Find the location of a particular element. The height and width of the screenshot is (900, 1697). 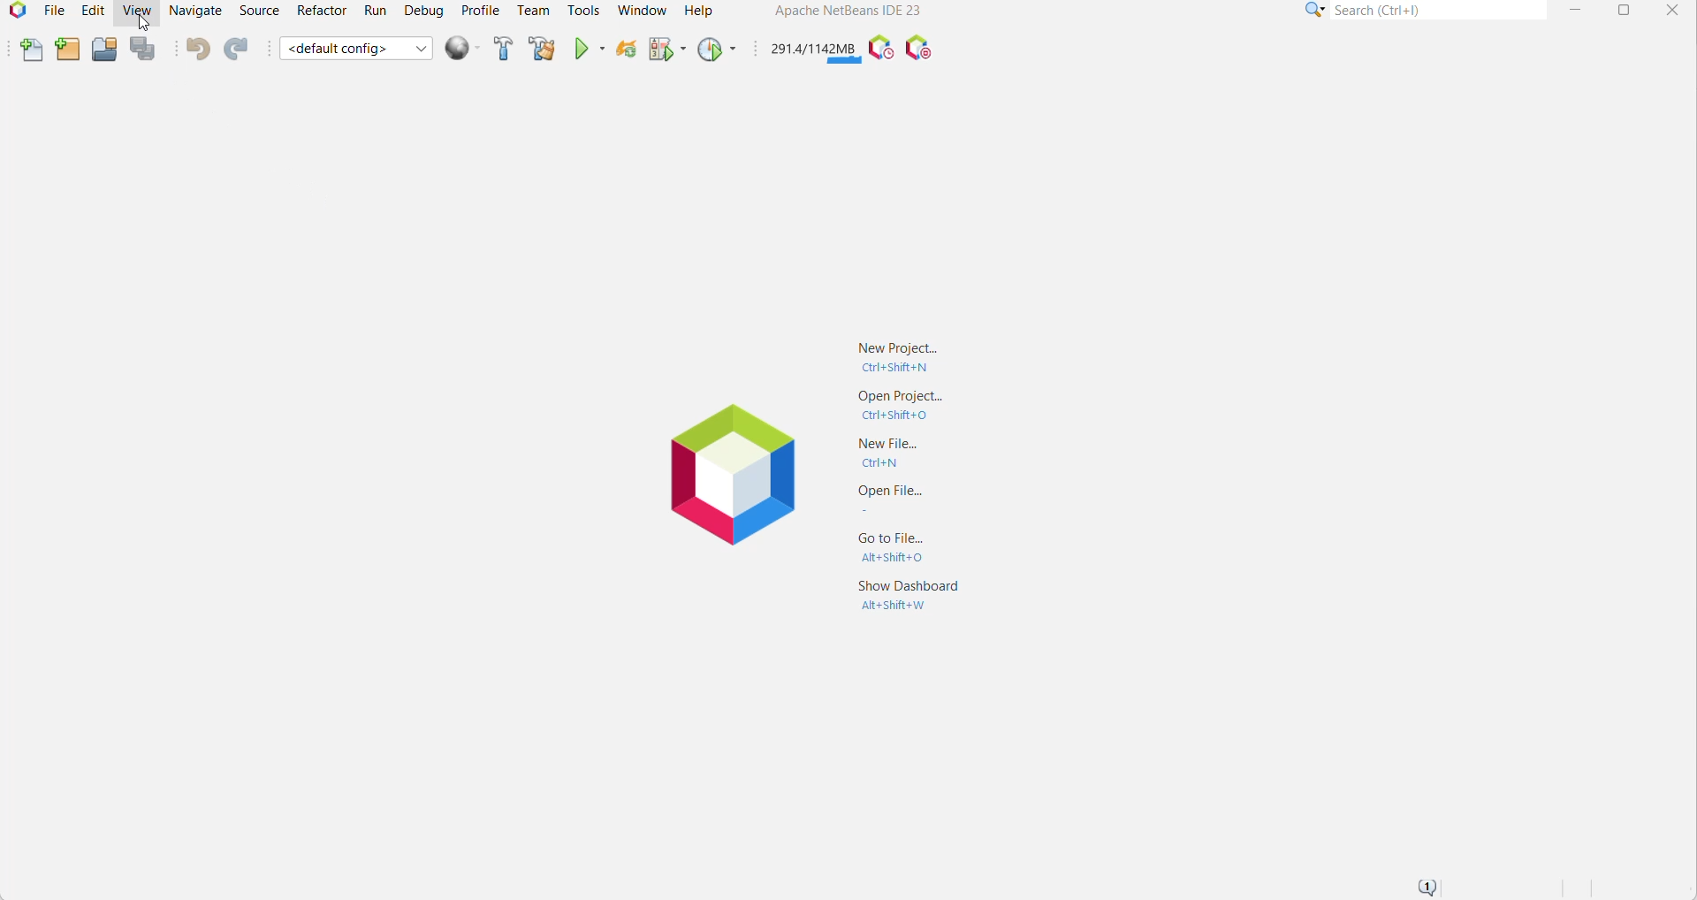

View is located at coordinates (135, 13).